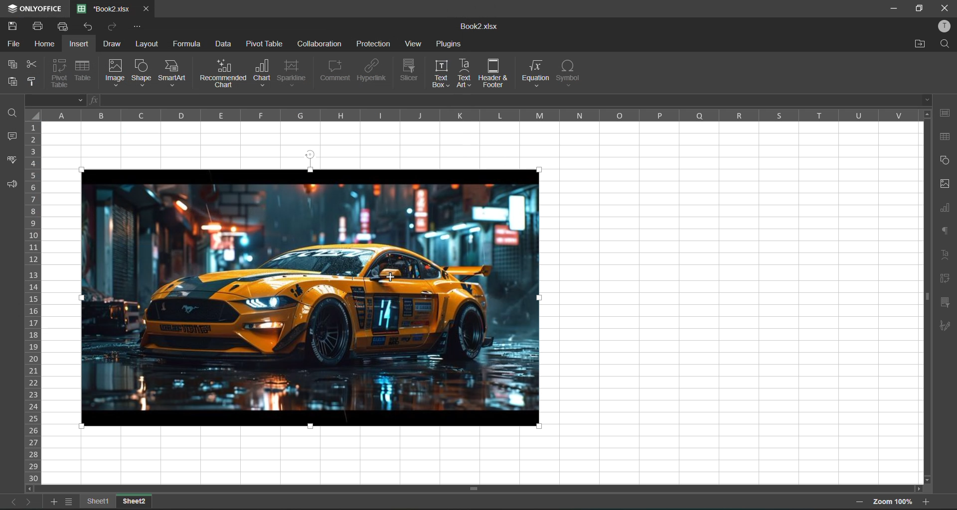 This screenshot has height=510, width=957. Describe the element at coordinates (947, 278) in the screenshot. I see `pivot table` at that location.